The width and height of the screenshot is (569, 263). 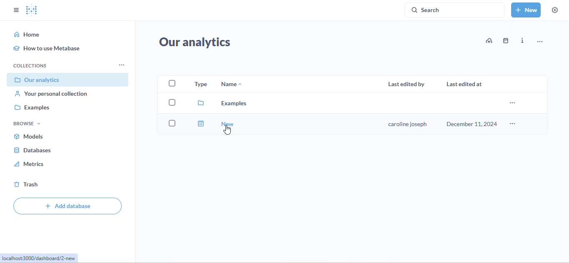 I want to click on select, so click(x=172, y=102).